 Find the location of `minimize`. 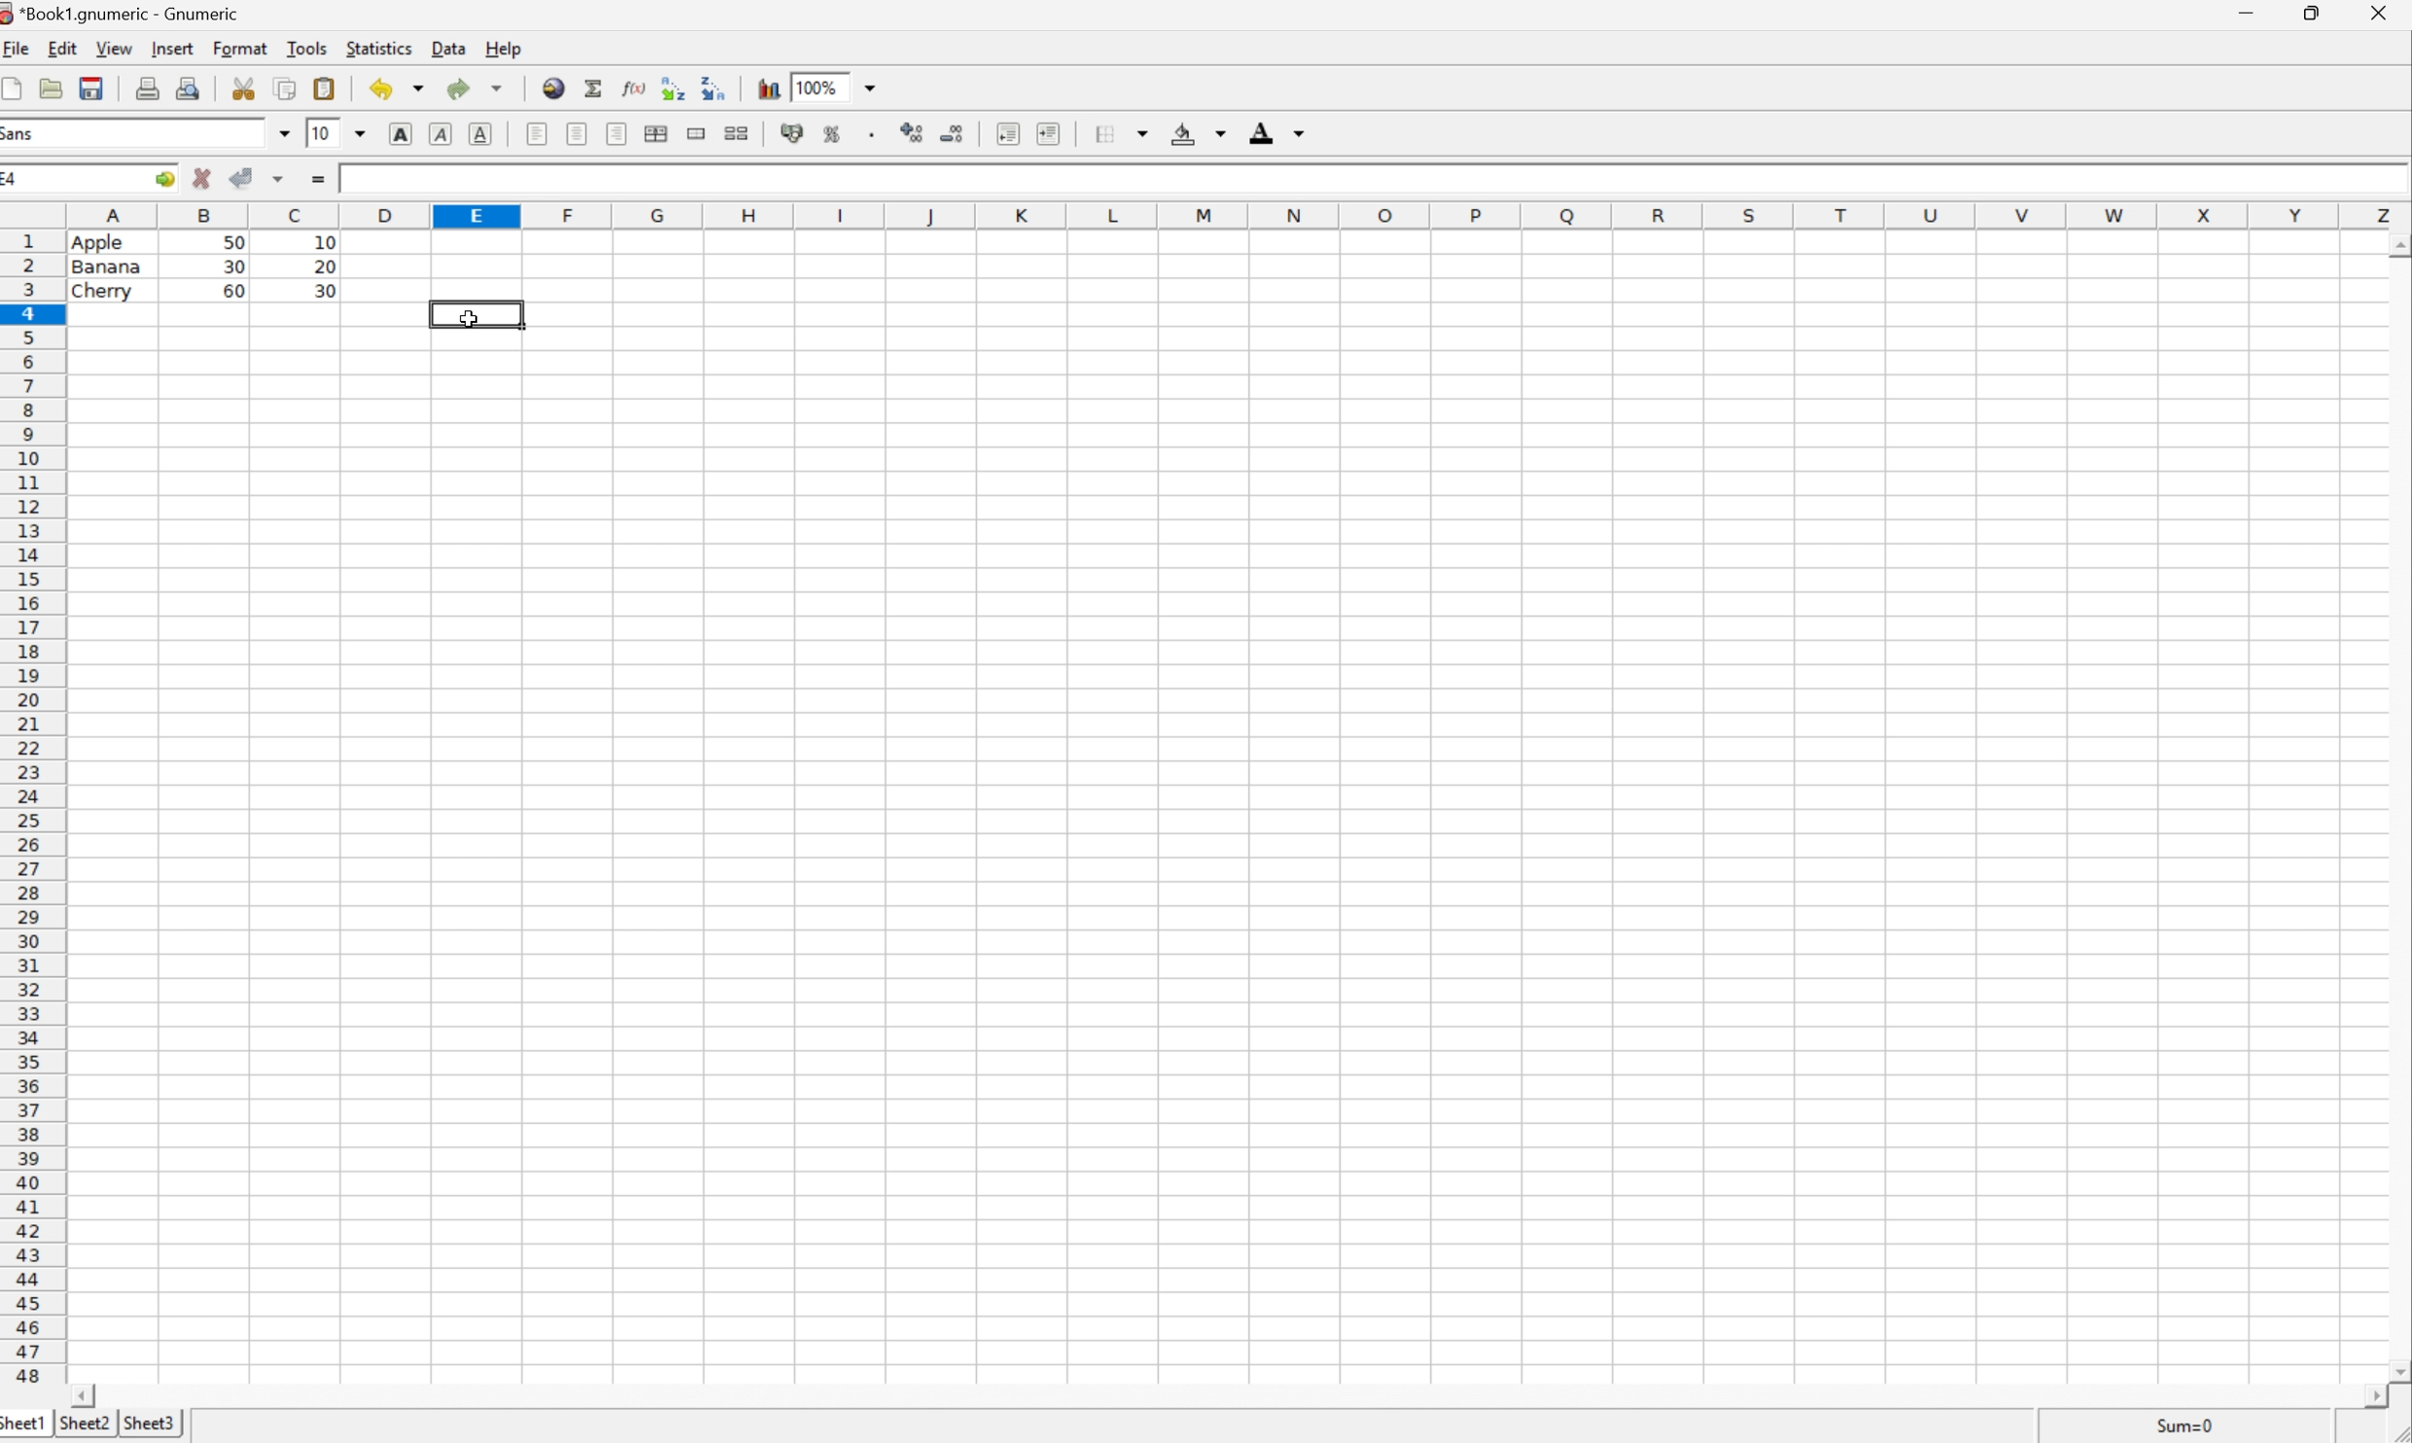

minimize is located at coordinates (2251, 12).